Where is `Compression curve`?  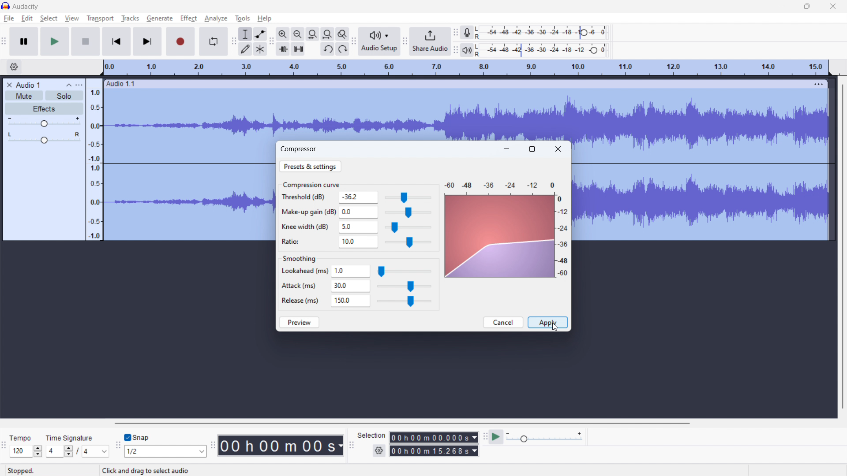
Compression curve is located at coordinates (311, 184).